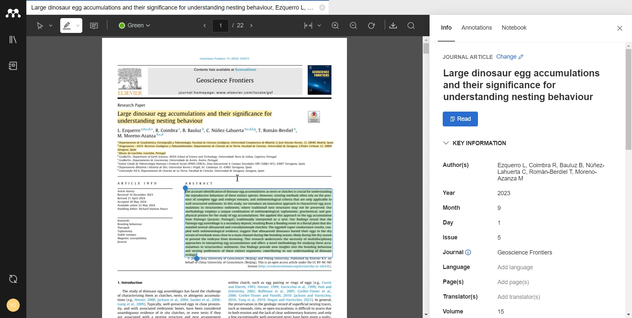  What do you see at coordinates (502, 312) in the screenshot?
I see `text` at bounding box center [502, 312].